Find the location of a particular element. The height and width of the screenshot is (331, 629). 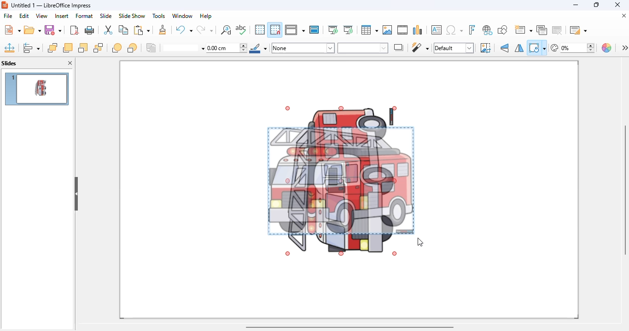

display views is located at coordinates (295, 29).